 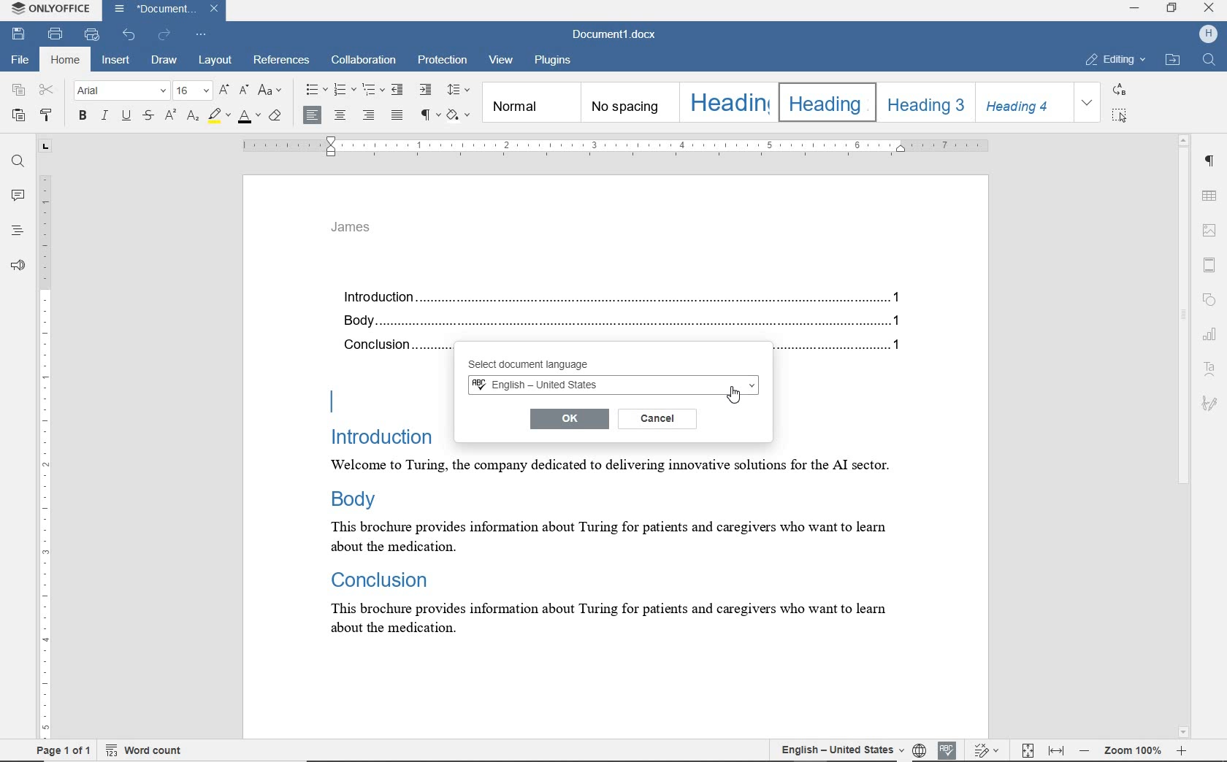 I want to click on document name, so click(x=617, y=33).